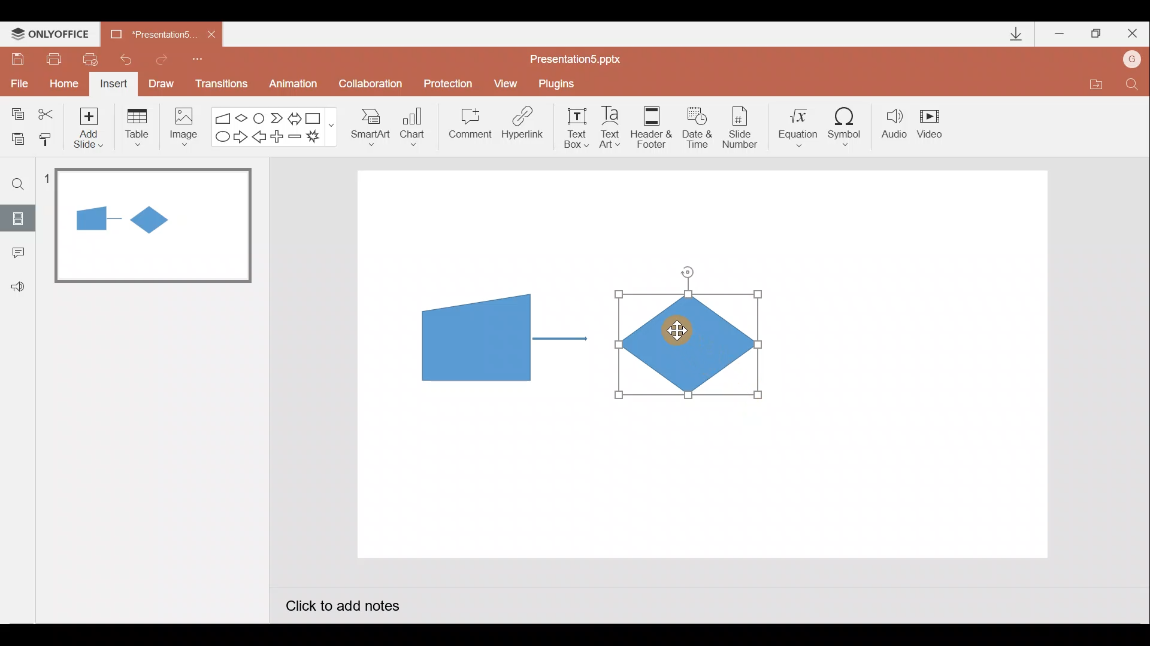 The height and width of the screenshot is (646, 1150). Describe the element at coordinates (260, 138) in the screenshot. I see `Left arrow` at that location.